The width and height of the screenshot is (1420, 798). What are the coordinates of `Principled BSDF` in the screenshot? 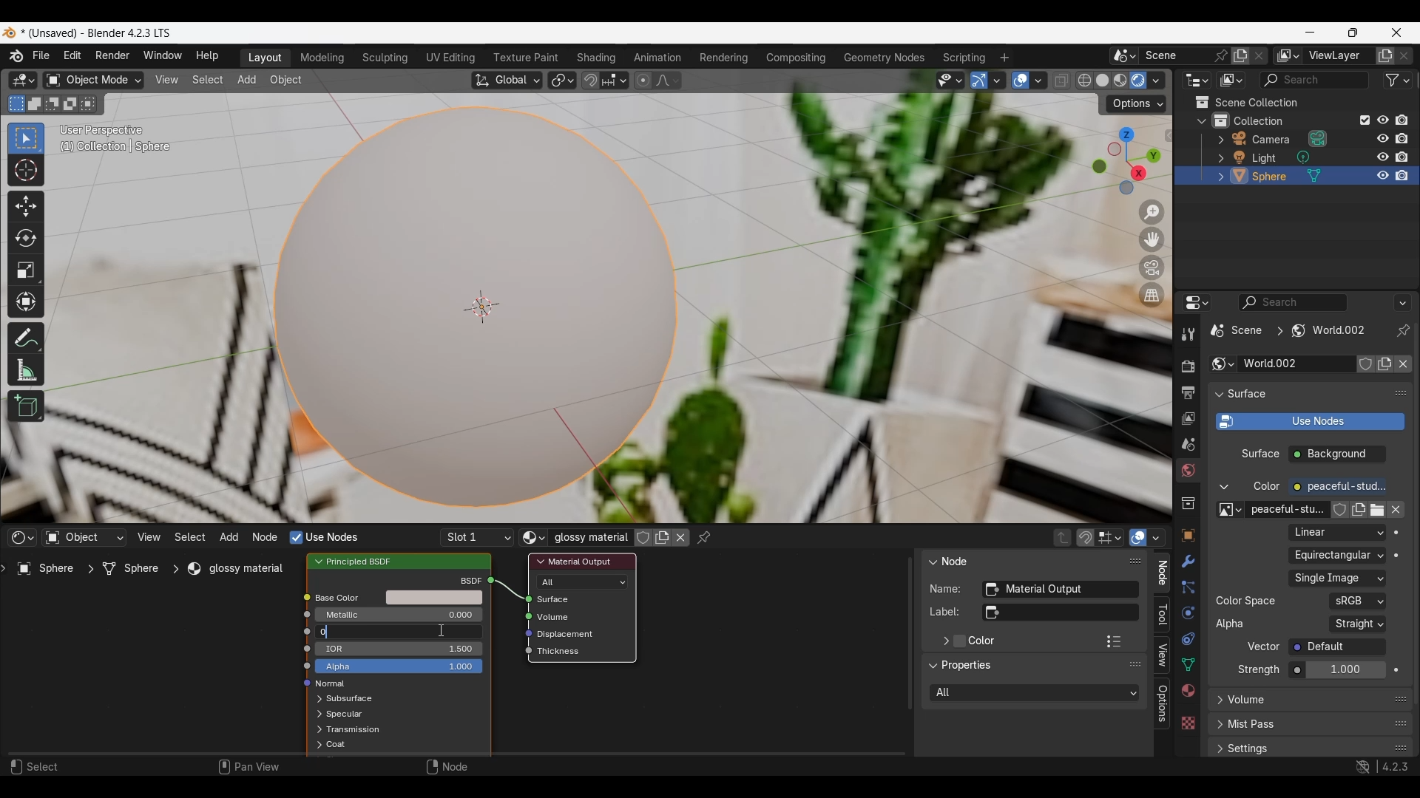 It's located at (366, 561).